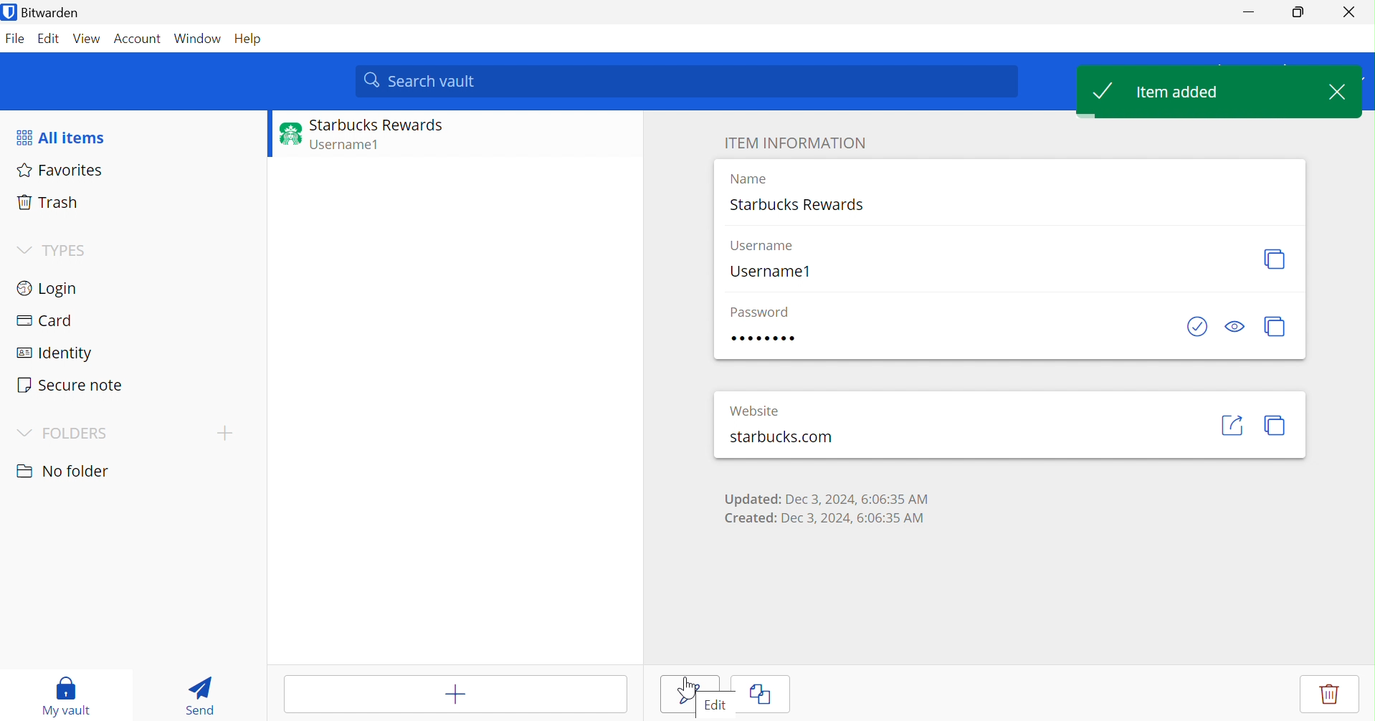 The height and width of the screenshot is (721, 1375). What do you see at coordinates (70, 385) in the screenshot?
I see `Secure note` at bounding box center [70, 385].